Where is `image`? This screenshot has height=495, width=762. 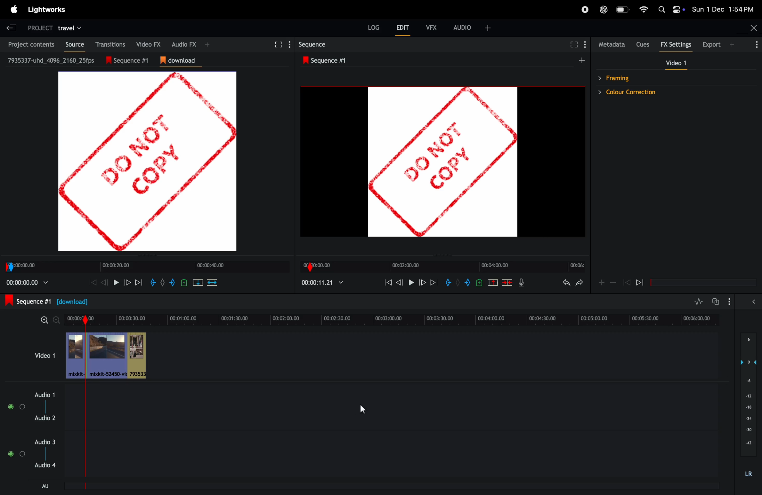 image is located at coordinates (443, 162).